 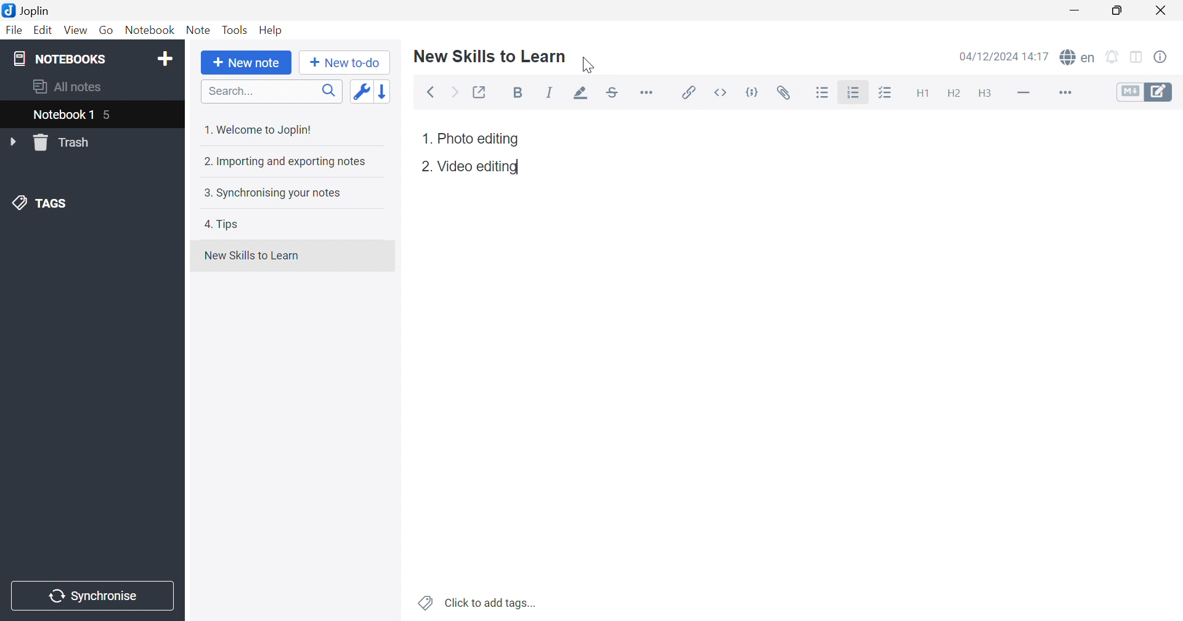 What do you see at coordinates (257, 129) in the screenshot?
I see `1. Welcome to Joplin` at bounding box center [257, 129].